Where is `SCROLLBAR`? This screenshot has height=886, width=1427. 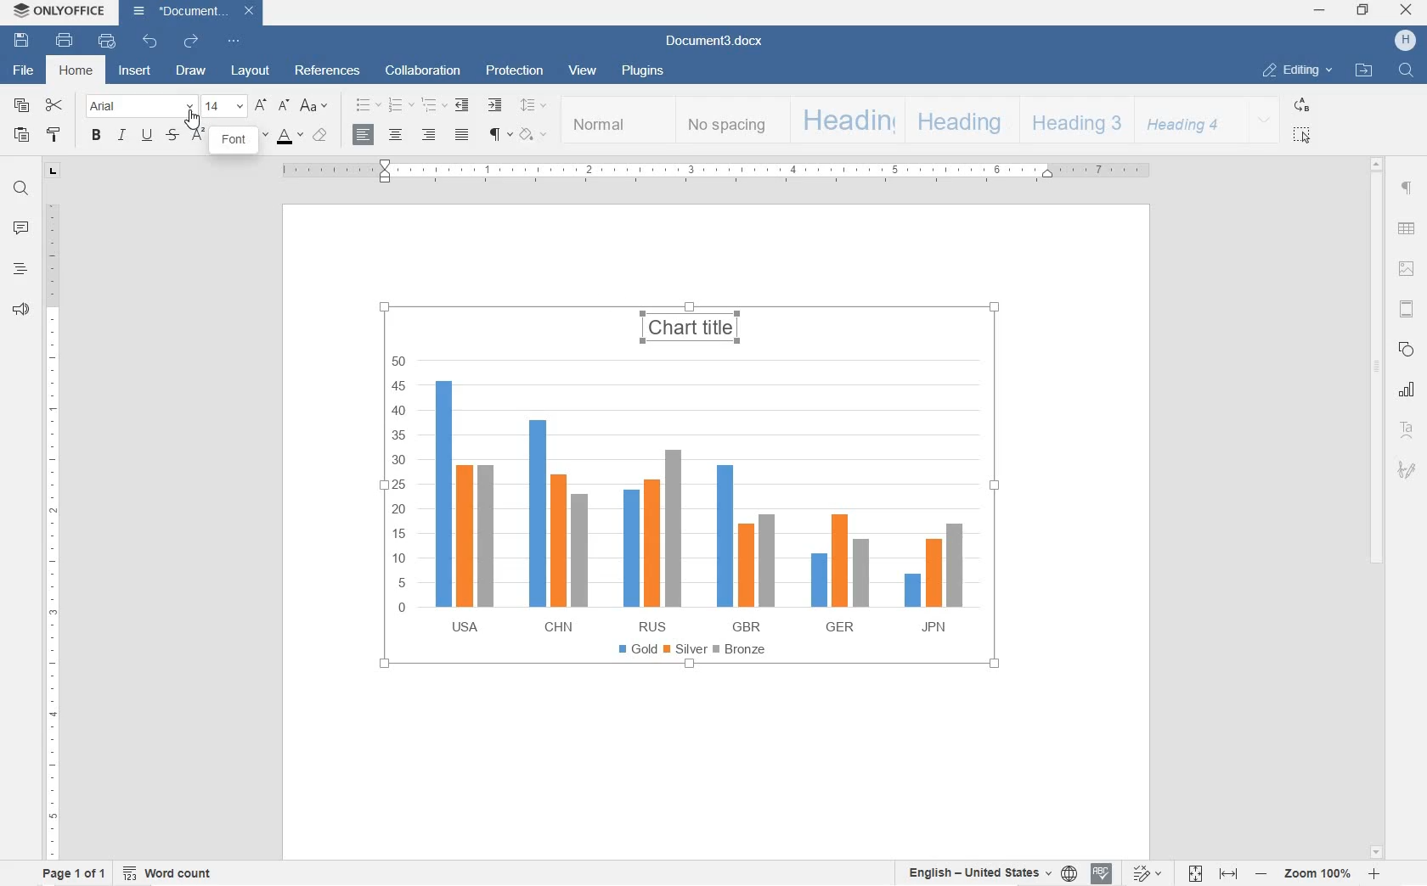 SCROLLBAR is located at coordinates (1375, 508).